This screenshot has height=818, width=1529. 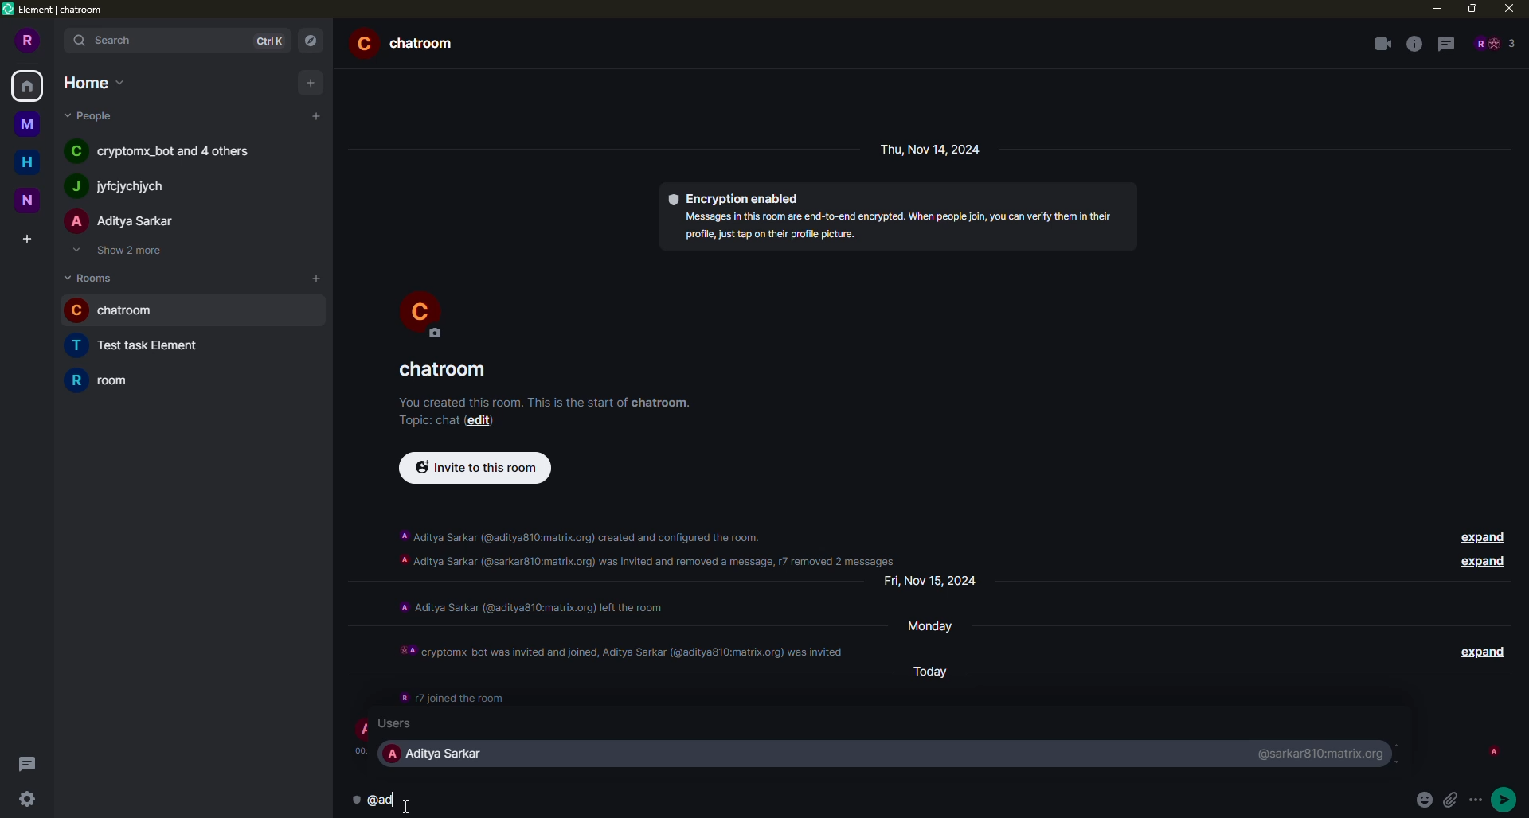 What do you see at coordinates (440, 754) in the screenshot?
I see `user` at bounding box center [440, 754].